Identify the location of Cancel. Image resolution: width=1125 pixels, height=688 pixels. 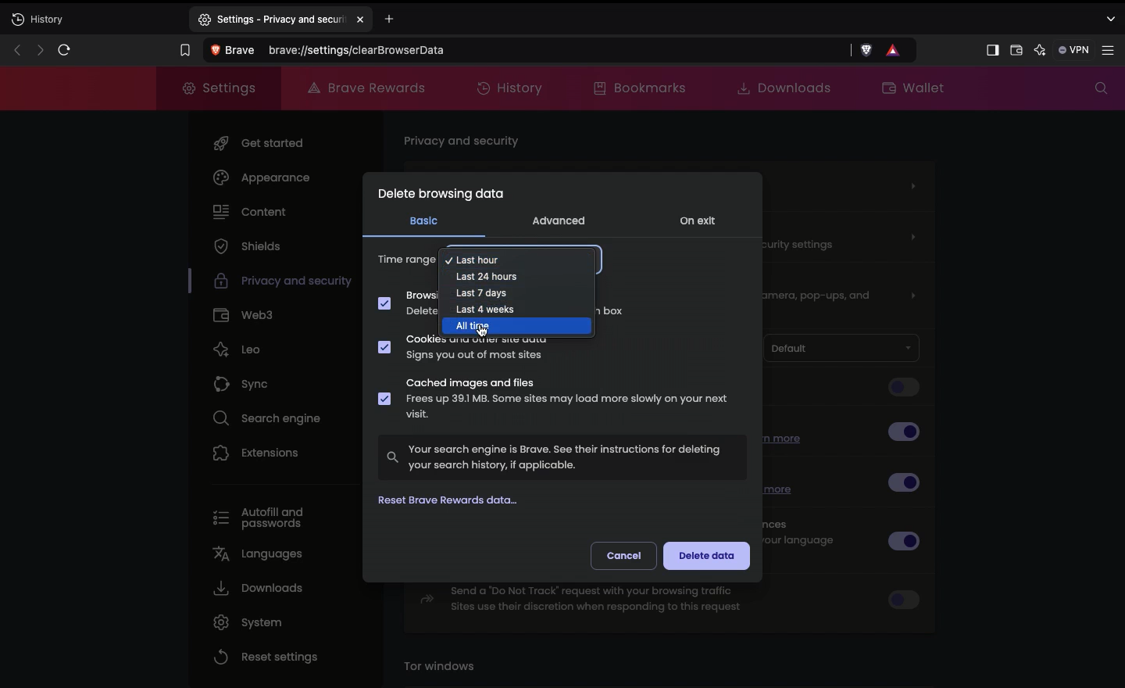
(624, 554).